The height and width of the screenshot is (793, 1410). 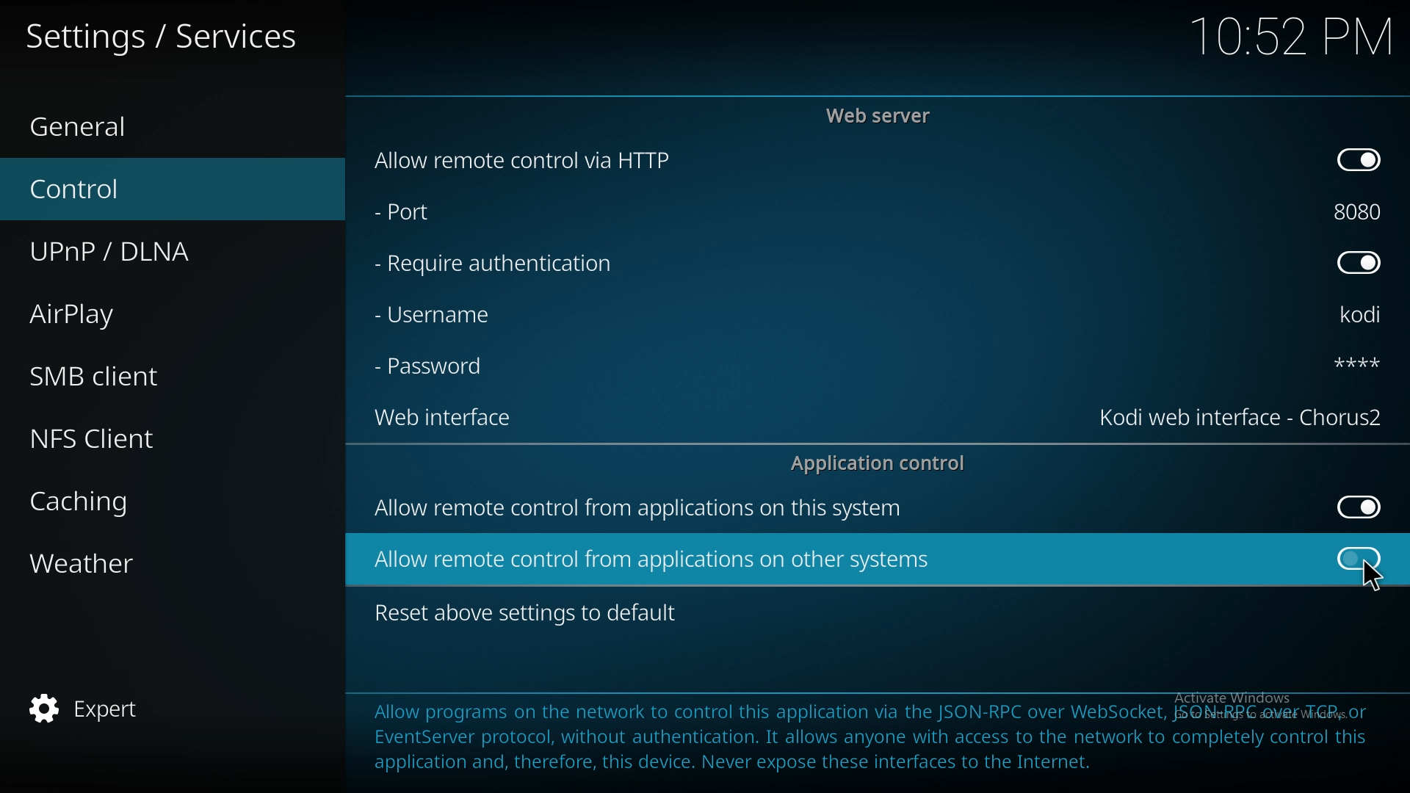 I want to click on services, so click(x=163, y=33).